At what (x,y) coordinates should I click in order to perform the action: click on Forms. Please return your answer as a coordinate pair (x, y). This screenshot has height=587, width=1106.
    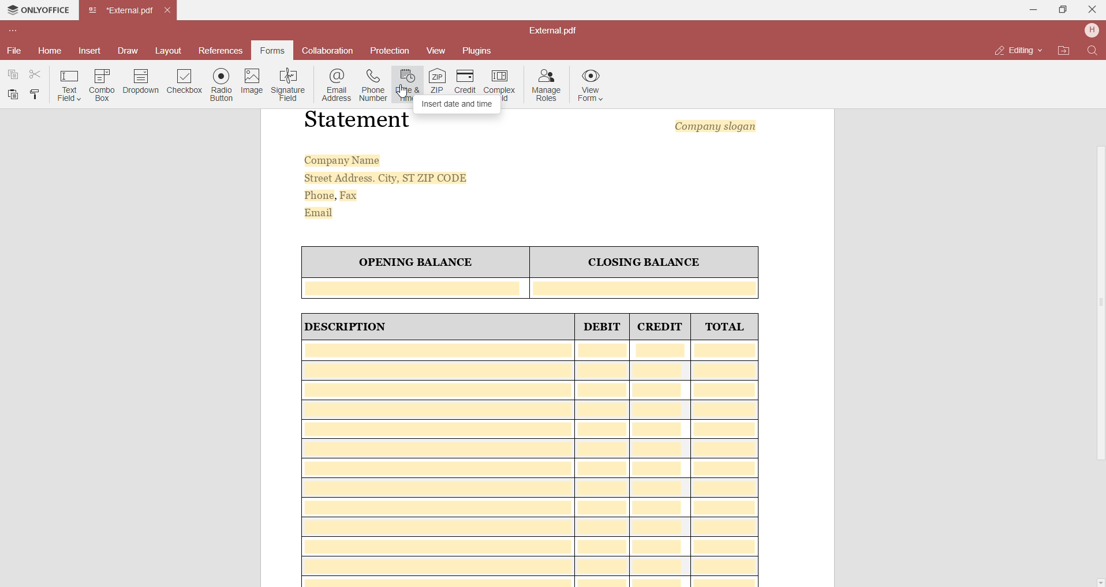
    Looking at the image, I should click on (272, 50).